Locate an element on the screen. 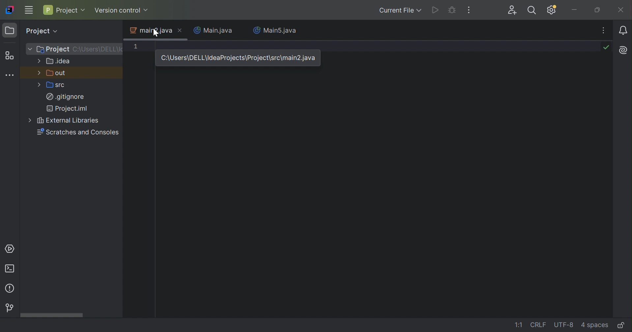 This screenshot has height=332, width=632. Main5.java is located at coordinates (276, 30).